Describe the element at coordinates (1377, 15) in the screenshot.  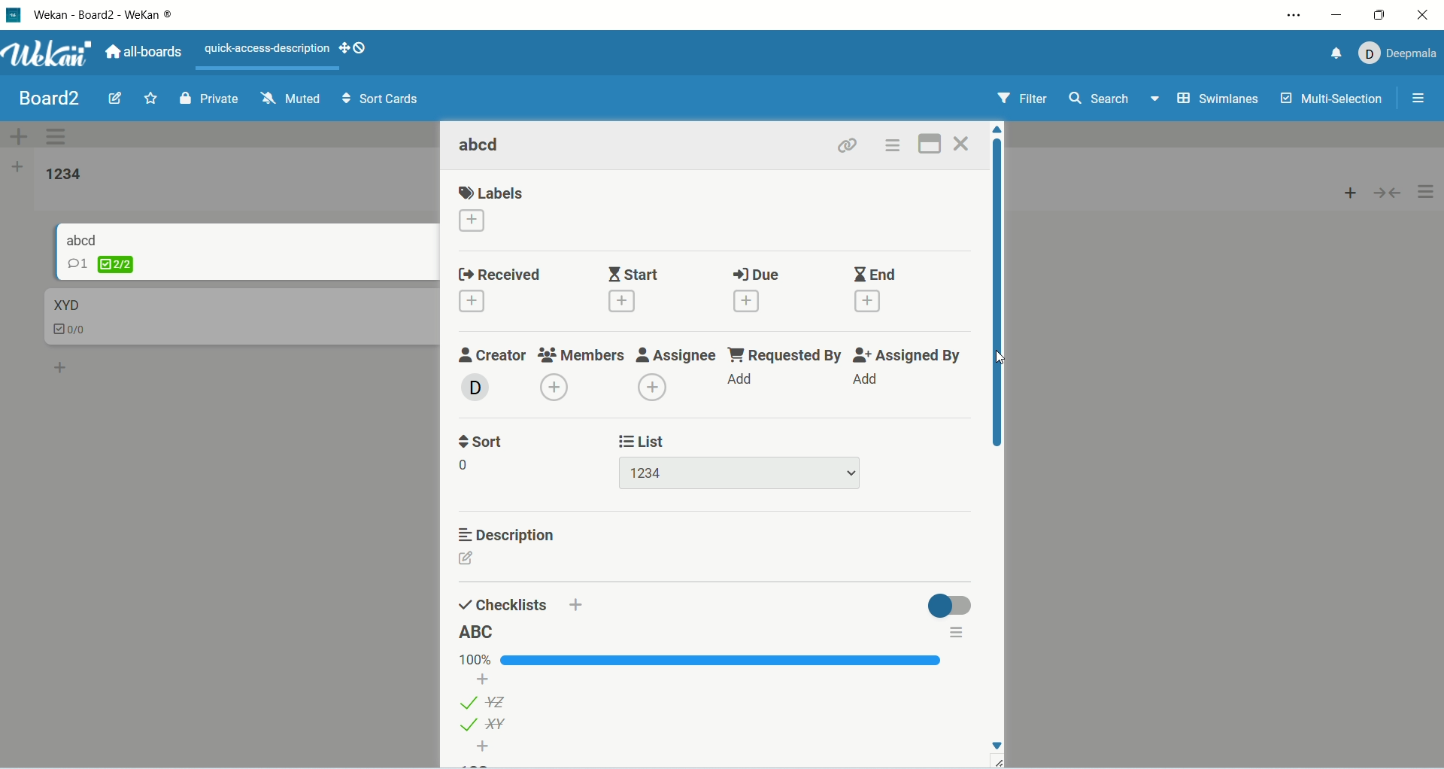
I see `maximize` at that location.